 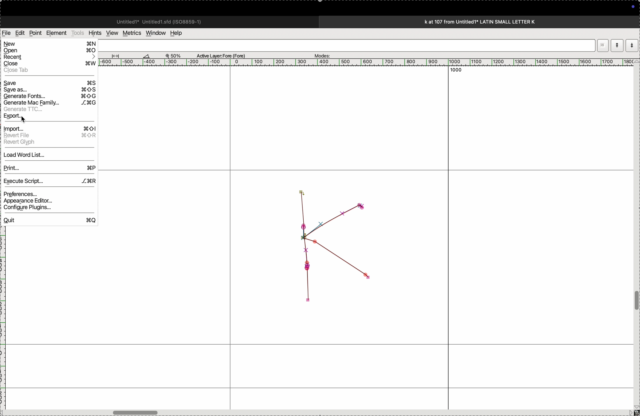 I want to click on title, so click(x=494, y=21).